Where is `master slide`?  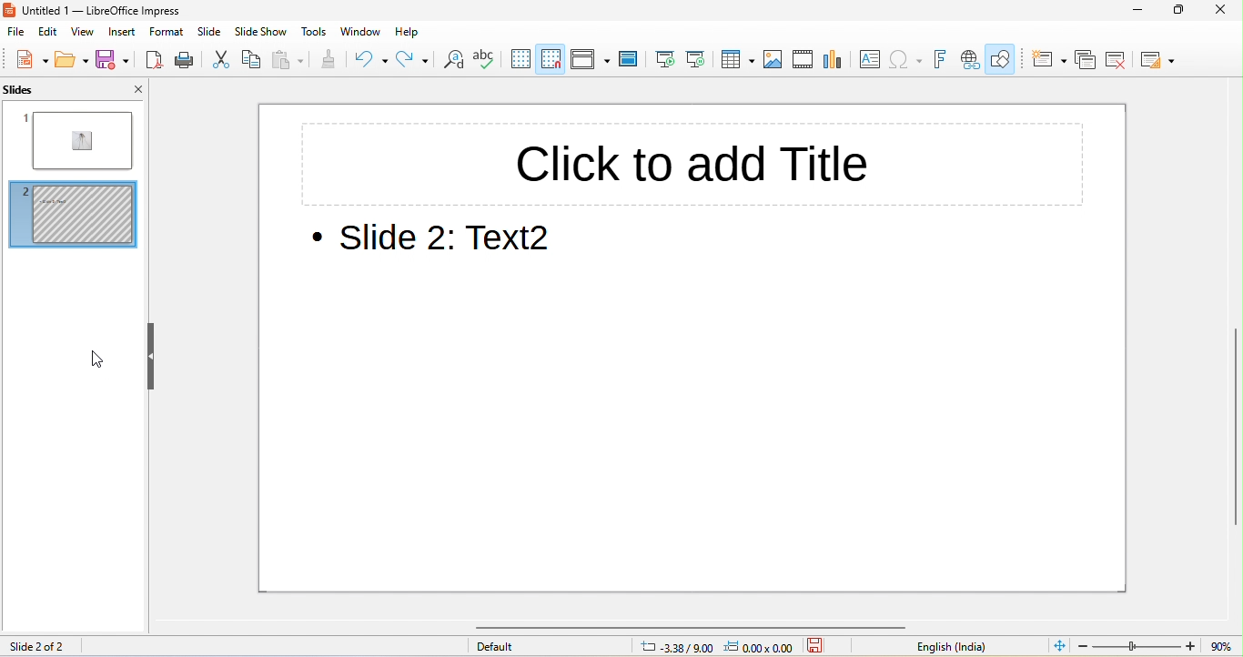 master slide is located at coordinates (629, 60).